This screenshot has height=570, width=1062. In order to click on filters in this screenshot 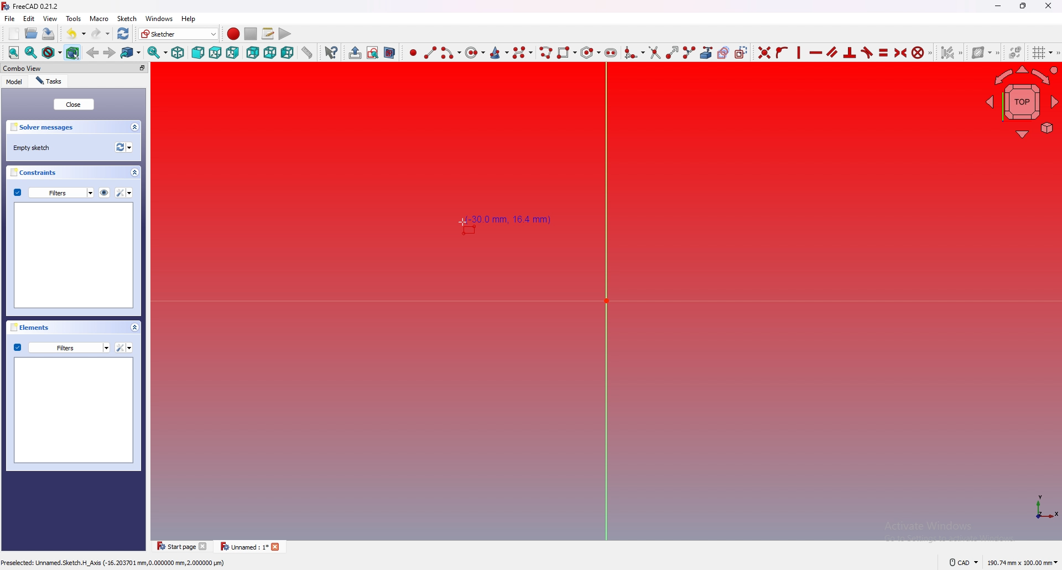, I will do `click(61, 348)`.